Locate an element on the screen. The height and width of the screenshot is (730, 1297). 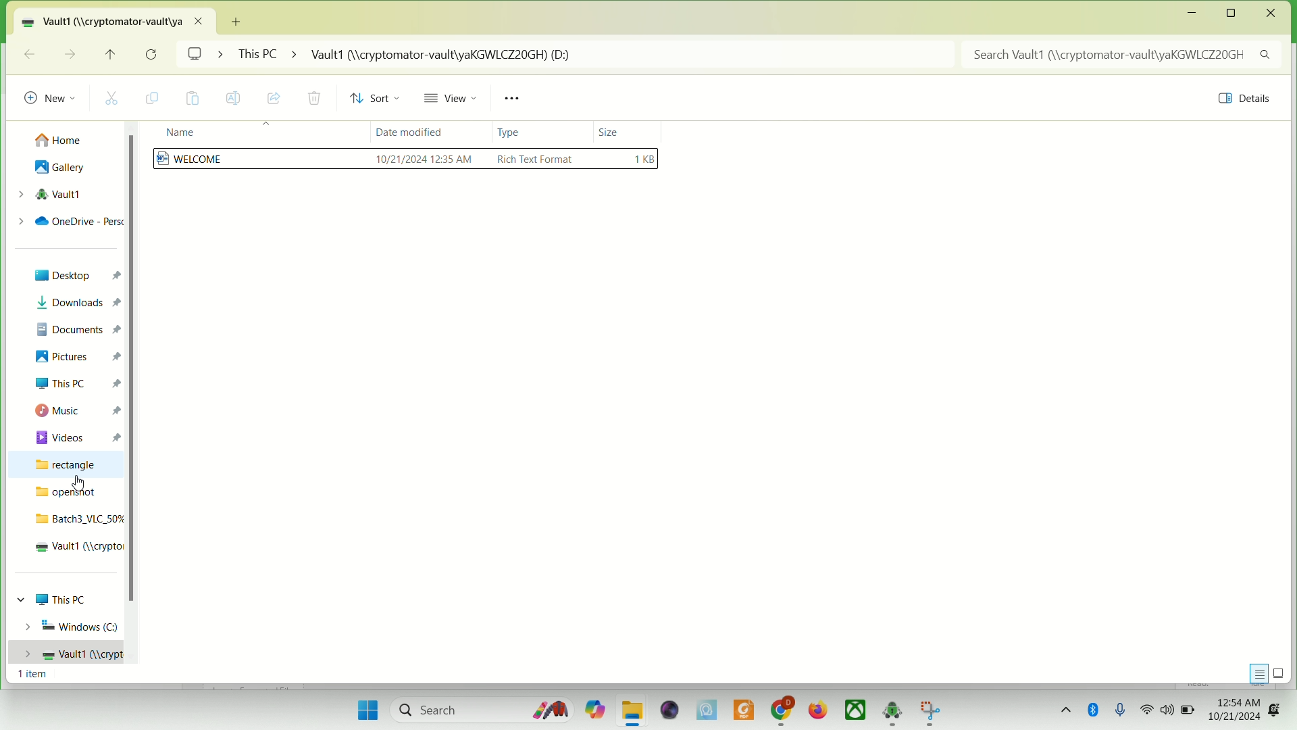
paste is located at coordinates (193, 99).